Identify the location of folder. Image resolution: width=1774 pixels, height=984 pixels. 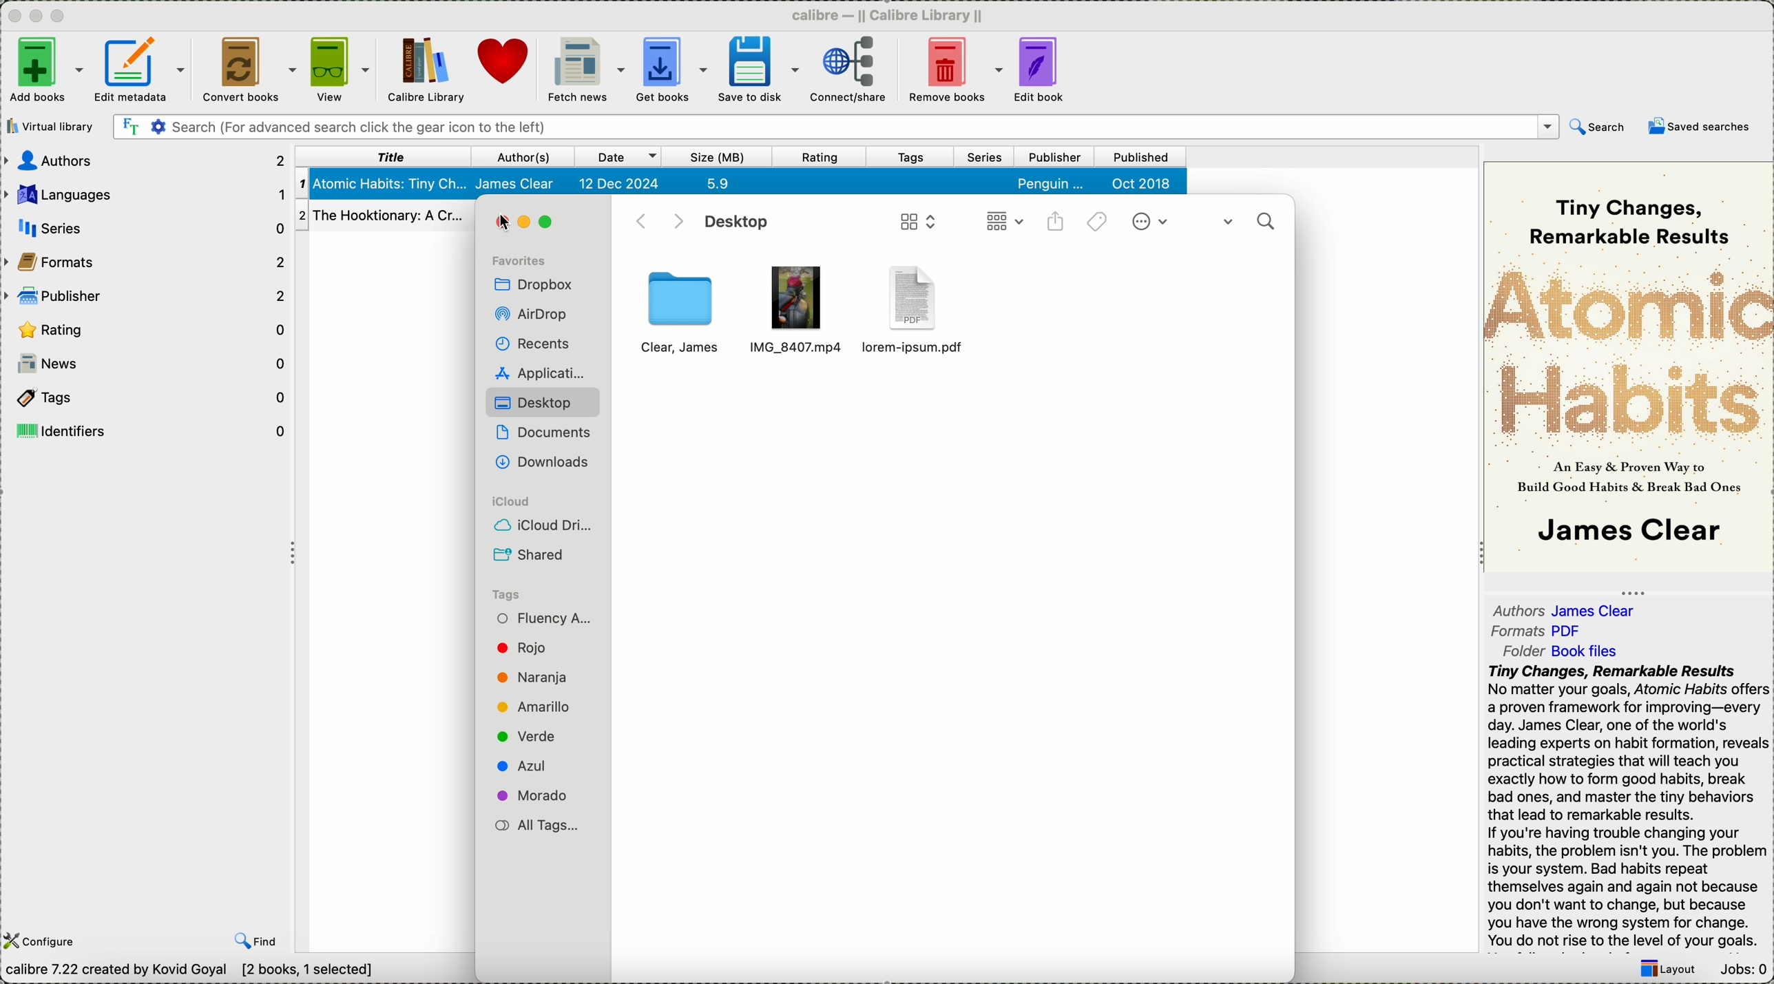
(1565, 651).